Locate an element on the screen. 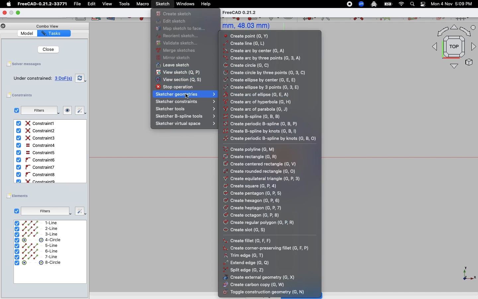  5-line is located at coordinates (37, 246).